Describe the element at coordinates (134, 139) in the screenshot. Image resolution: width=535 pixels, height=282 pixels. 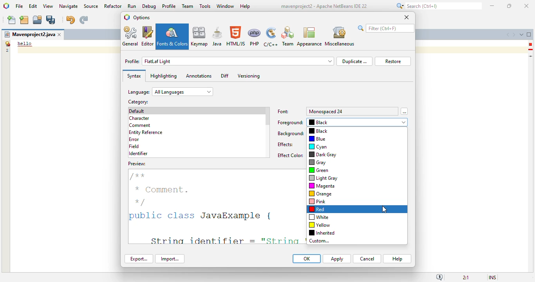
I see `error` at that location.